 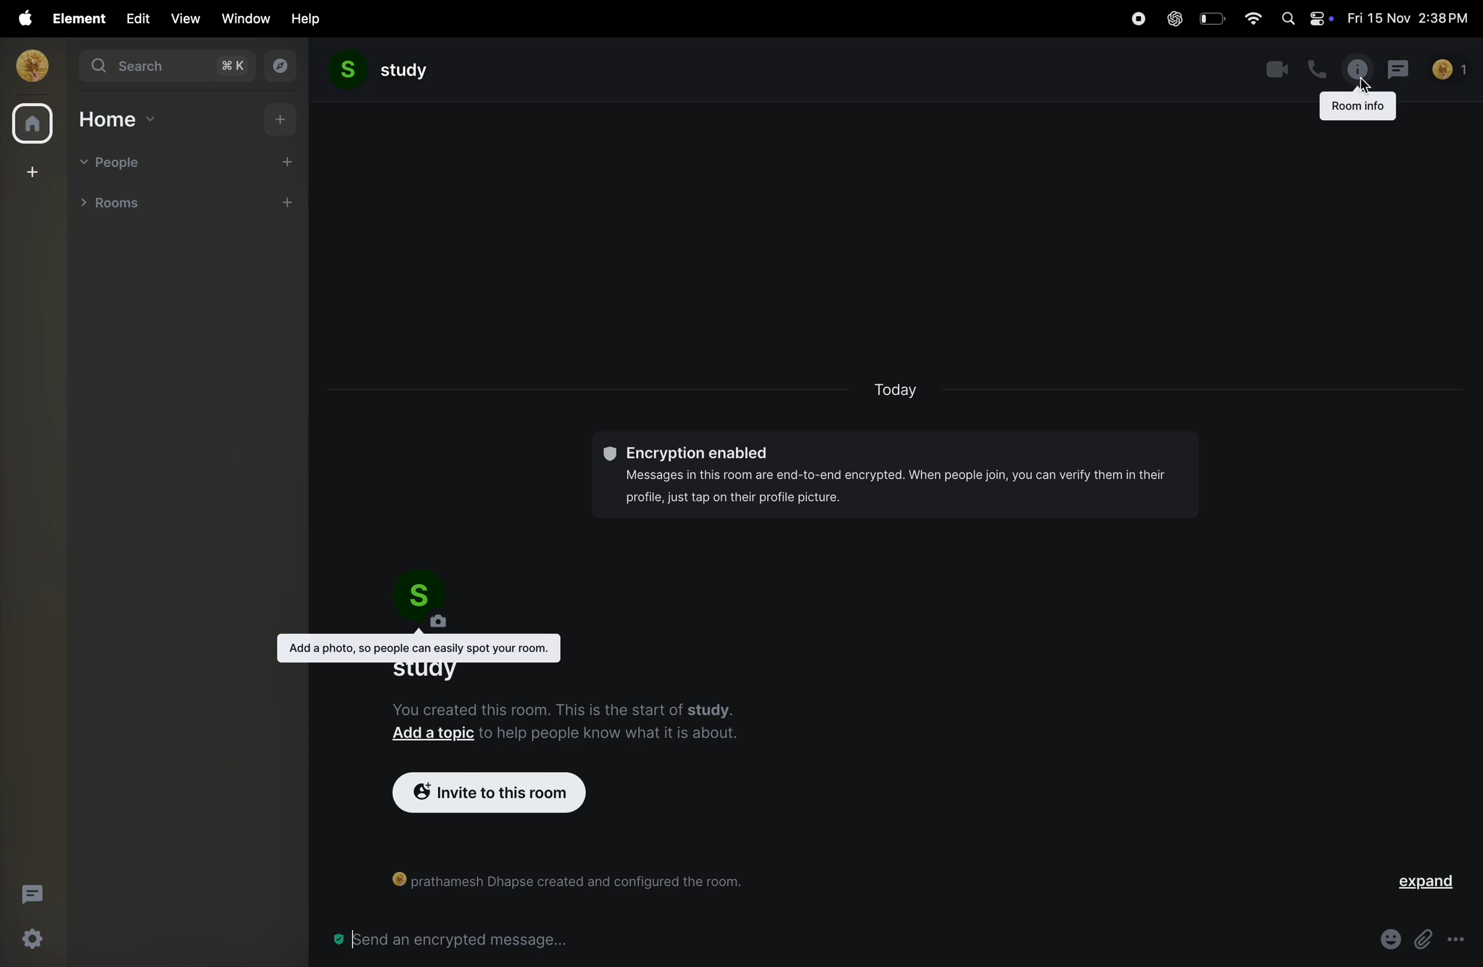 I want to click on rooms, so click(x=116, y=201).